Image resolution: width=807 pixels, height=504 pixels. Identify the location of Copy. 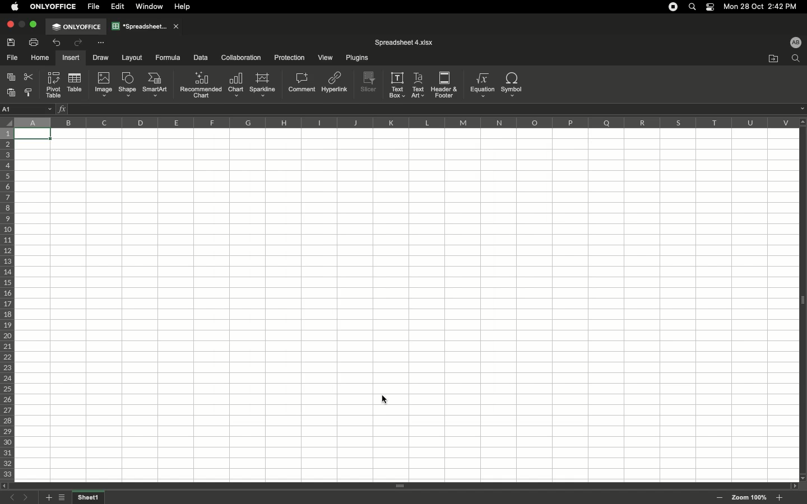
(12, 78).